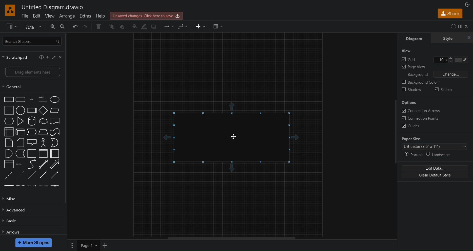 The image size is (473, 251). What do you see at coordinates (449, 13) in the screenshot?
I see `Share` at bounding box center [449, 13].